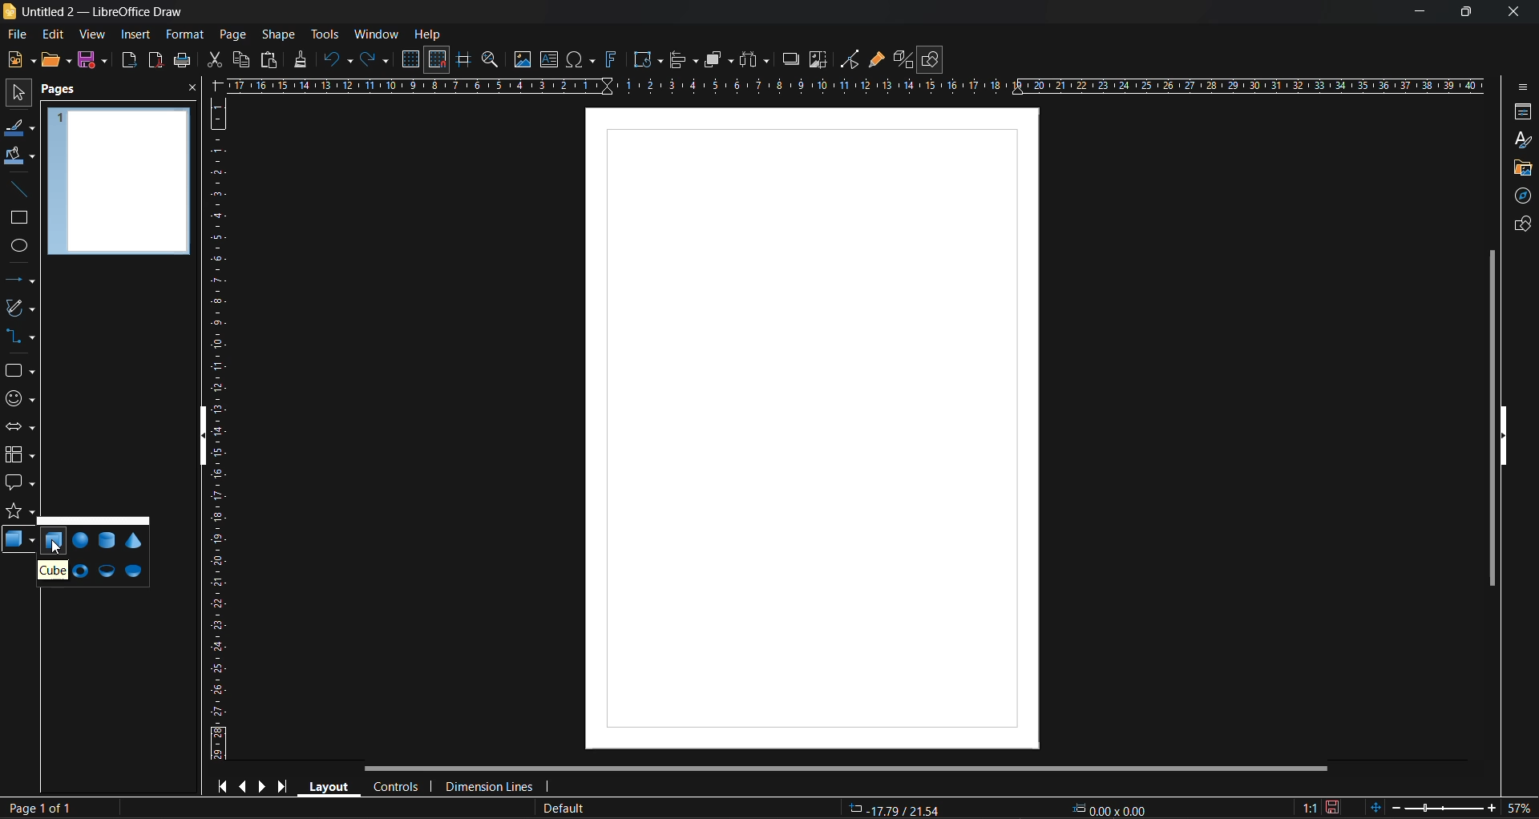 The image size is (1539, 819). I want to click on format, so click(186, 36).